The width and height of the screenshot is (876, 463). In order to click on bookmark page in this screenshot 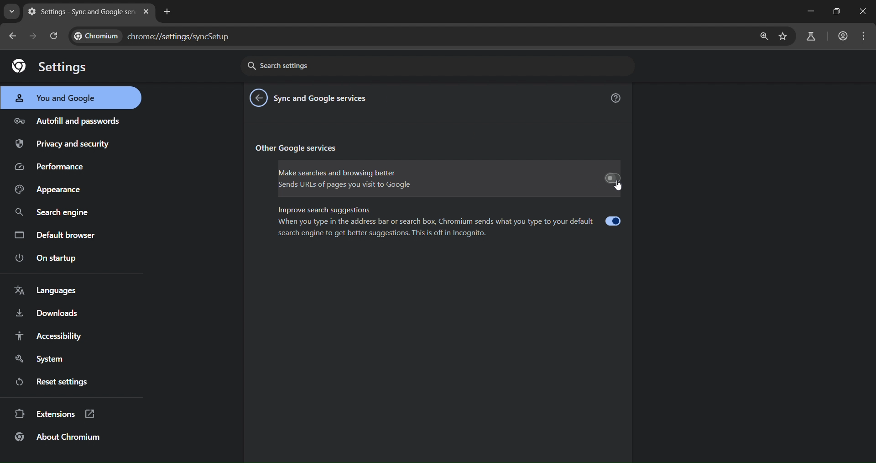, I will do `click(785, 37)`.